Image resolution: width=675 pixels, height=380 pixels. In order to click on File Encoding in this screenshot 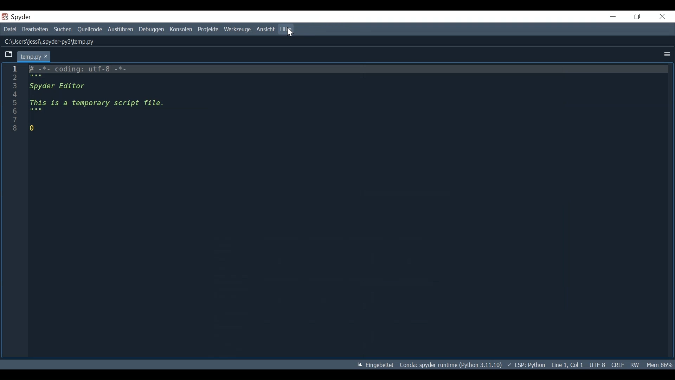, I will do `click(597, 365)`.